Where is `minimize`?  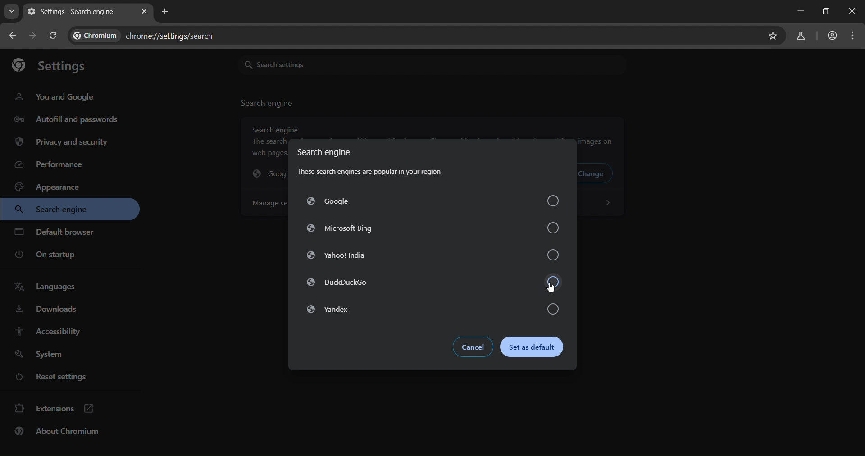
minimize is located at coordinates (801, 10).